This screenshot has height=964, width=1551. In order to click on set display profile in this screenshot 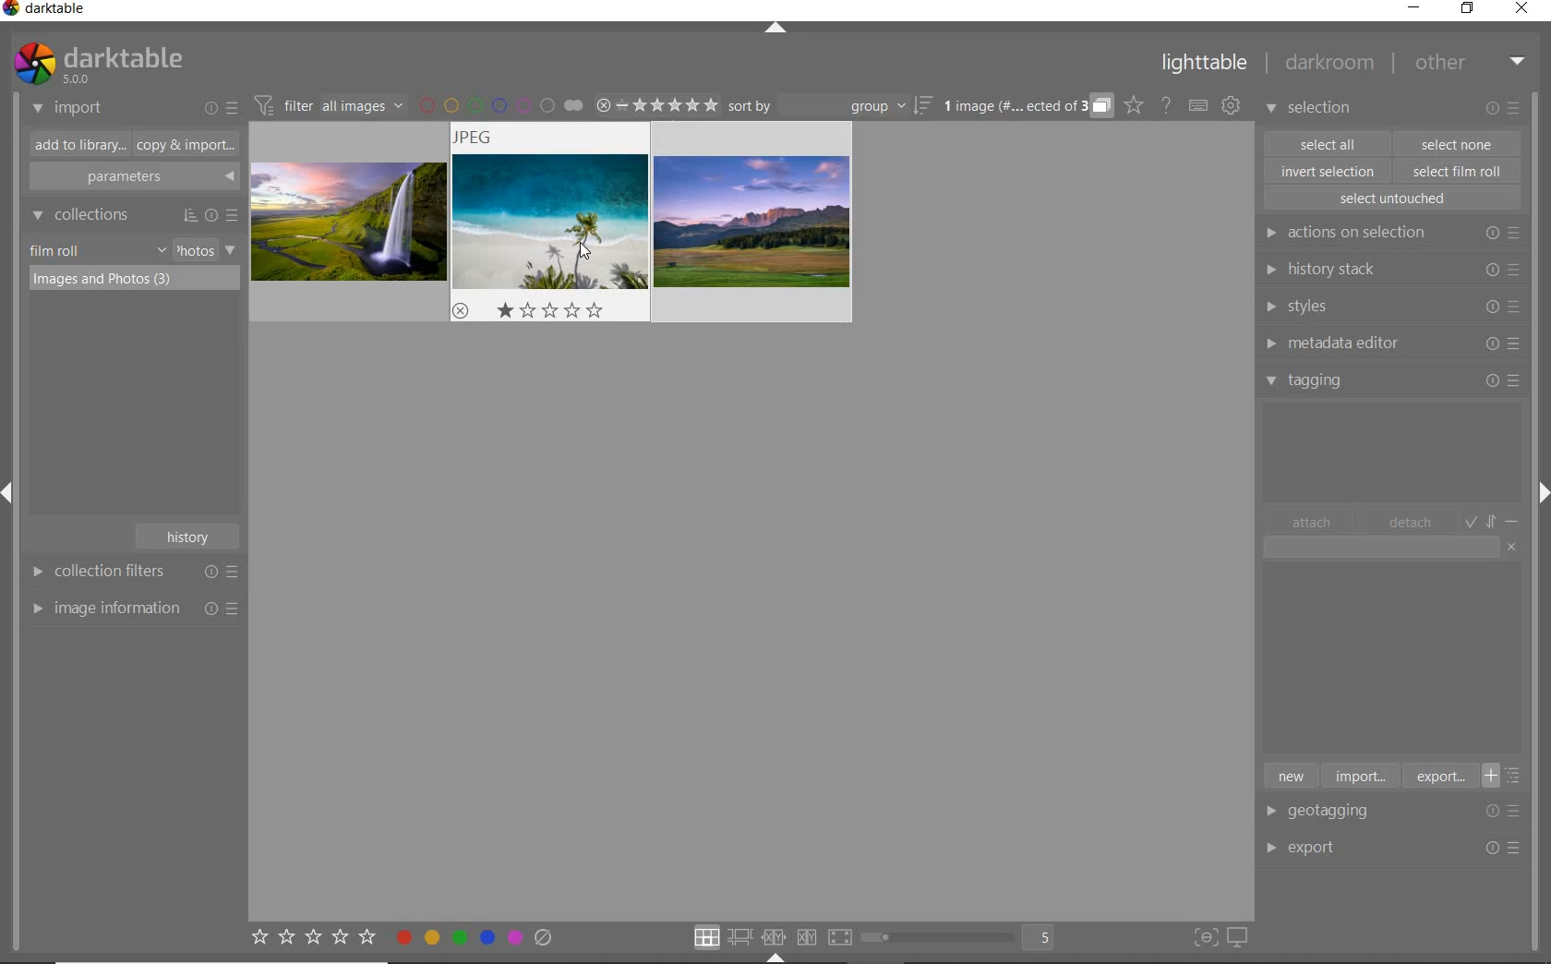, I will do `click(1237, 938)`.